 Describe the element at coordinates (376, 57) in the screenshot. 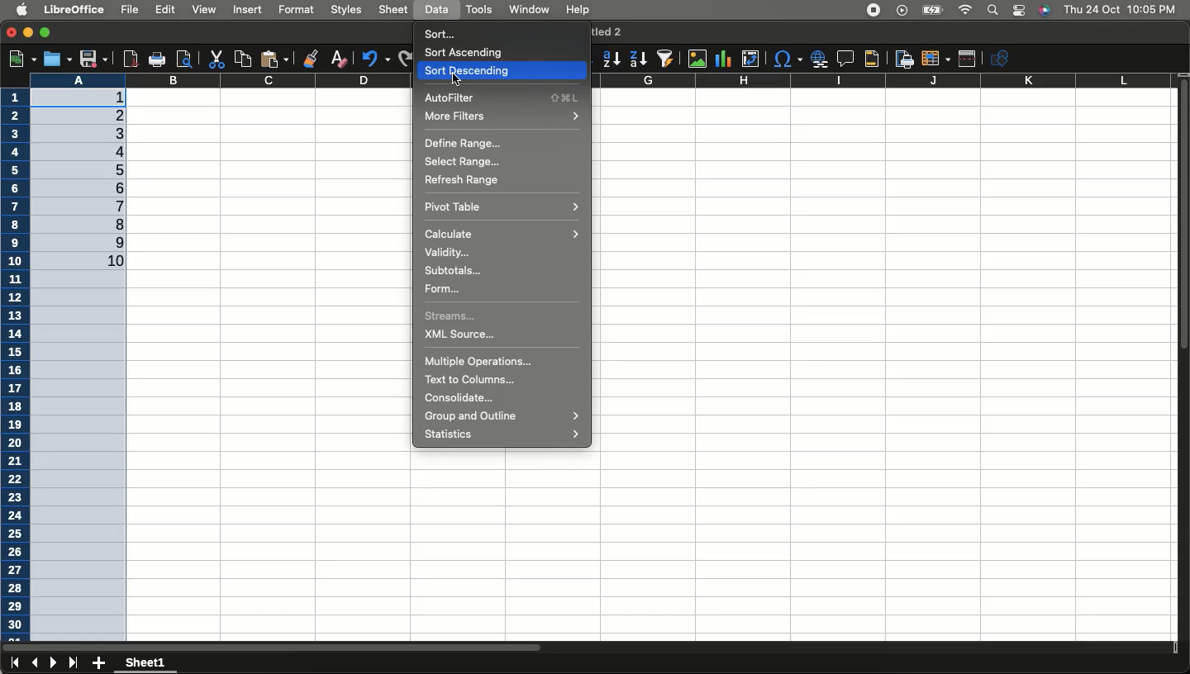

I see `Uno` at that location.